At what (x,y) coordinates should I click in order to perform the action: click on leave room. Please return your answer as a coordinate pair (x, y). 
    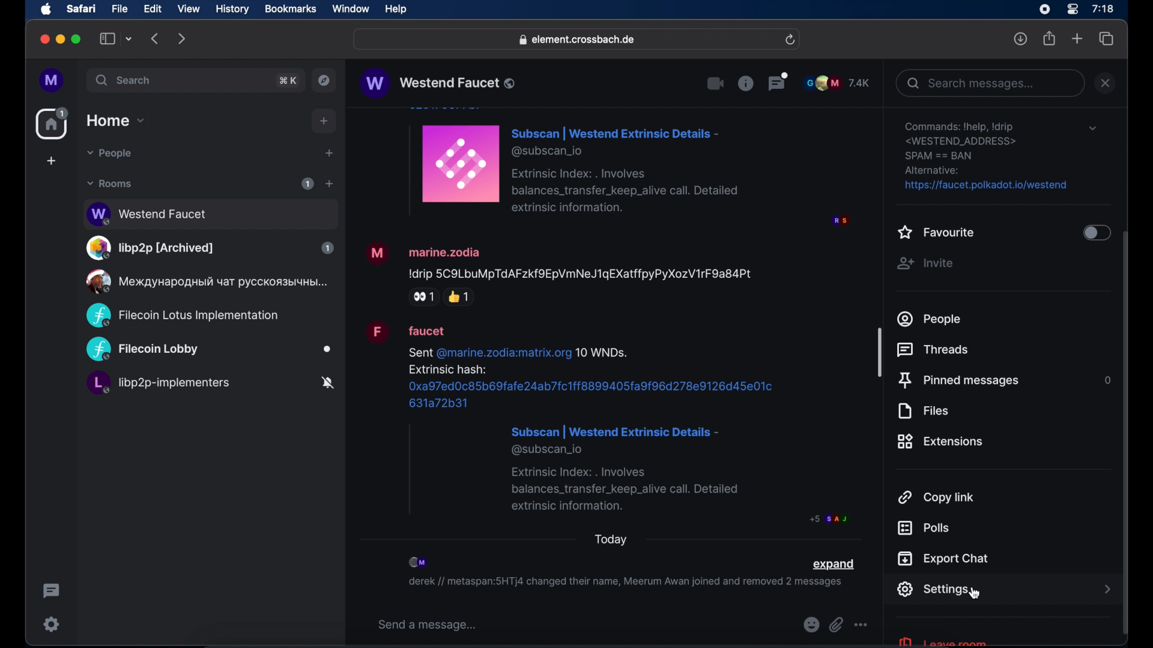
    Looking at the image, I should click on (942, 640).